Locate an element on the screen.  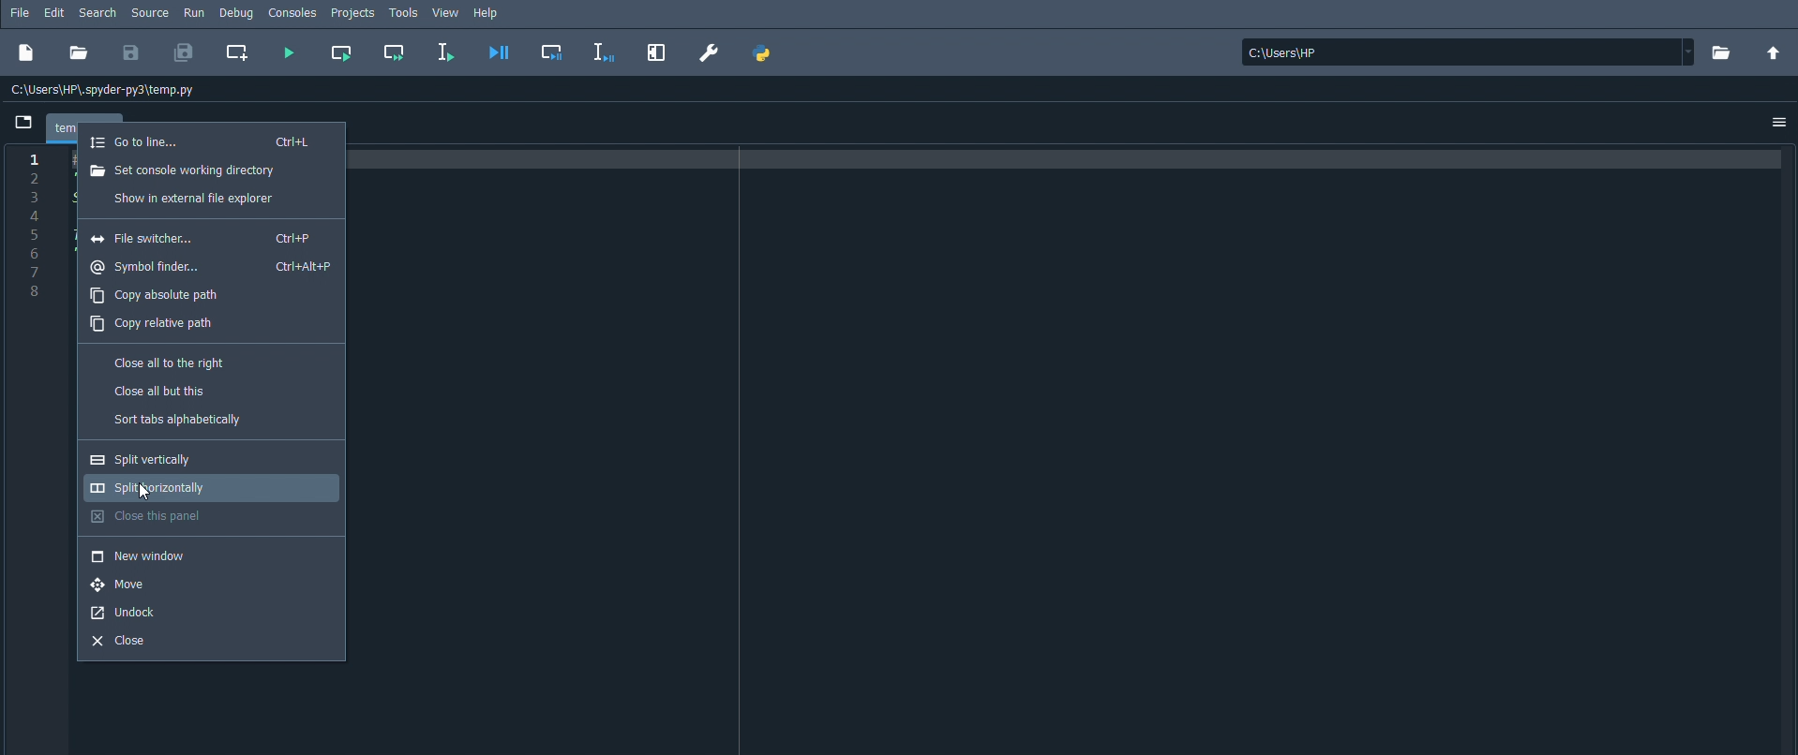
Tools is located at coordinates (403, 13).